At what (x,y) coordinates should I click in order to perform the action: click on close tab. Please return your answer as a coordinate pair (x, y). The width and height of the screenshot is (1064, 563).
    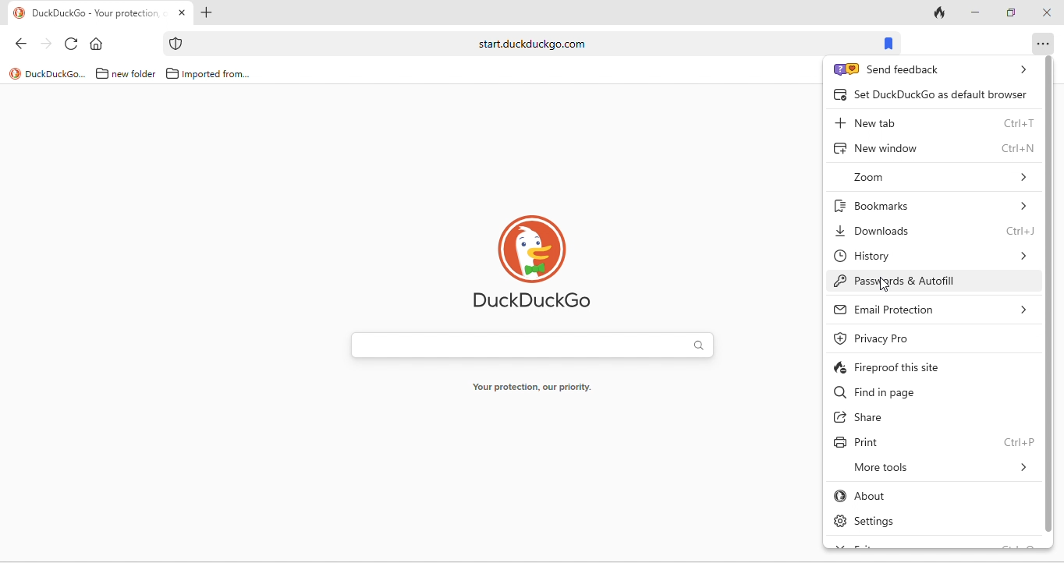
    Looking at the image, I should click on (182, 13).